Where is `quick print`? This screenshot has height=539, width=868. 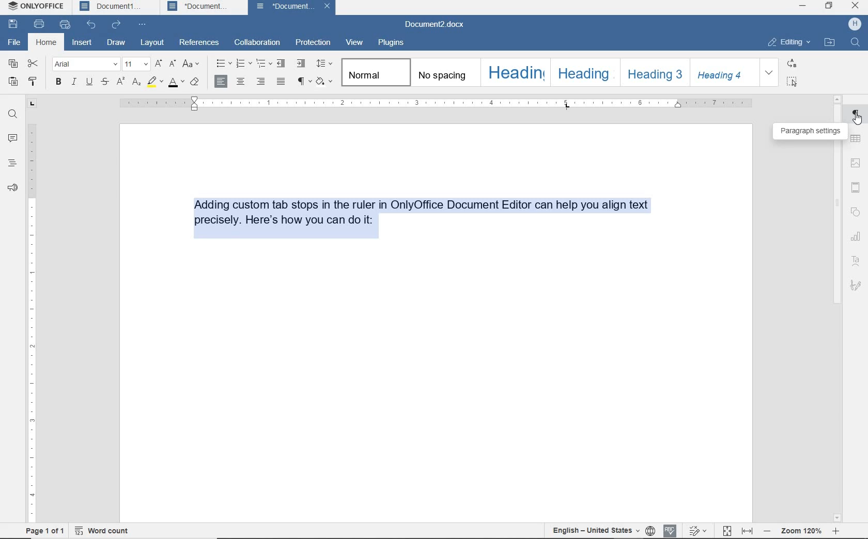
quick print is located at coordinates (65, 25).